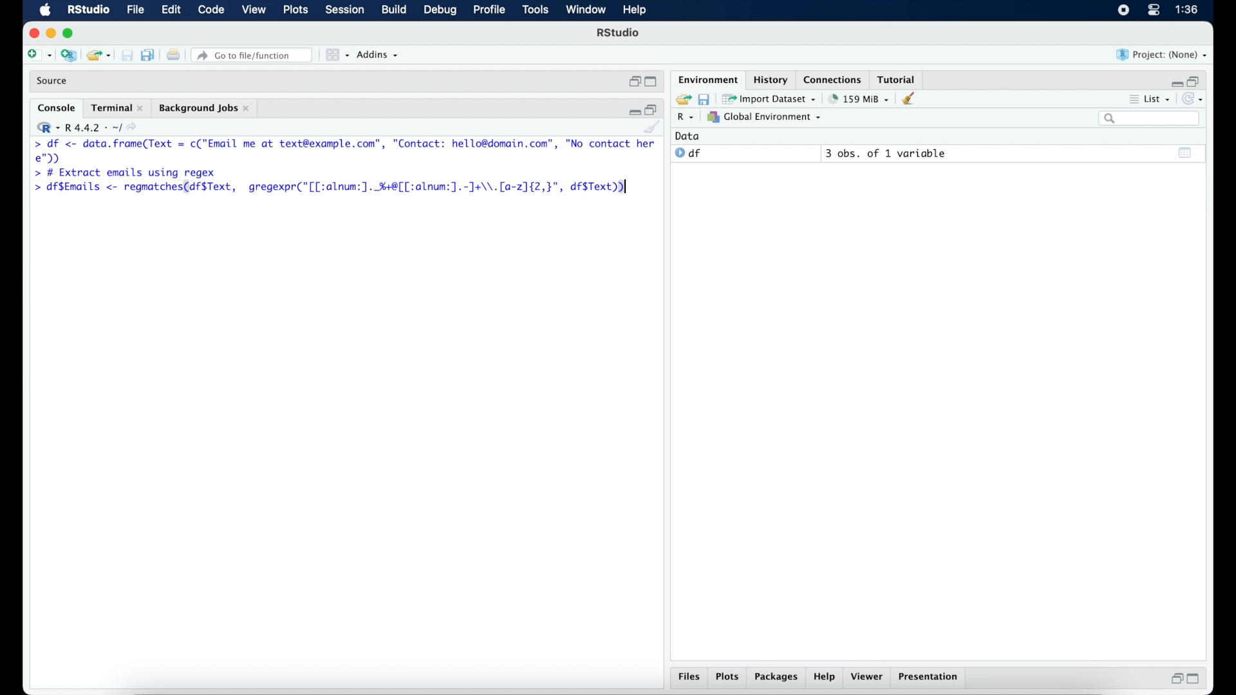  What do you see at coordinates (930, 678) in the screenshot?
I see `presentation` at bounding box center [930, 678].